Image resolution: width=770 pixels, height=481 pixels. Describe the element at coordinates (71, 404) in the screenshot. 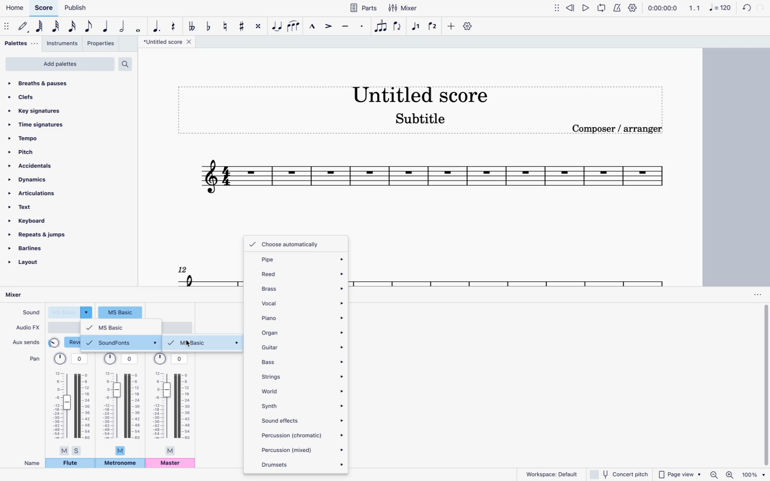

I see `pan` at that location.